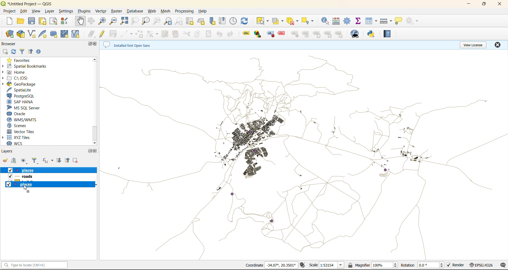 This screenshot has width=508, height=270. Describe the element at coordinates (84, 11) in the screenshot. I see `plugins` at that location.